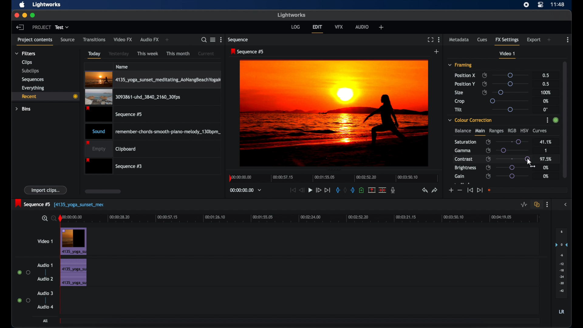 This screenshot has height=328, width=583. I want to click on sequence, so click(239, 40).